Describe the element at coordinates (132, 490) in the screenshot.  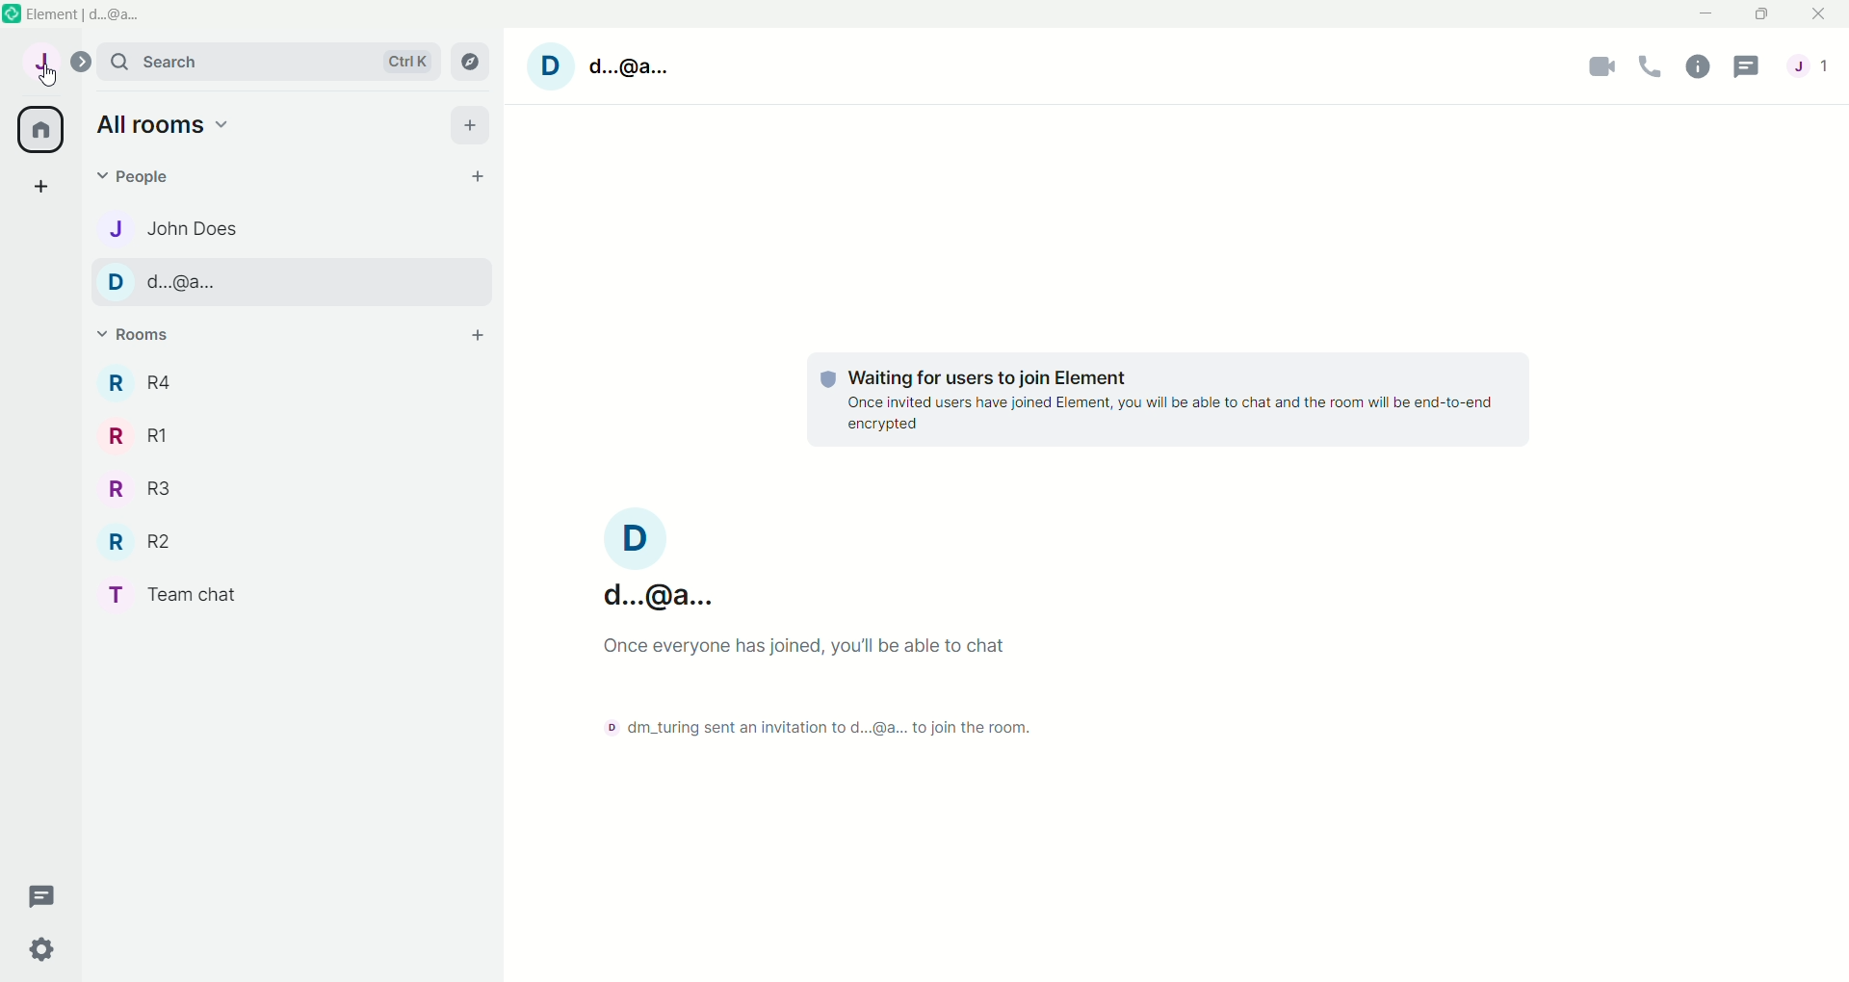
I see `Room R3` at that location.